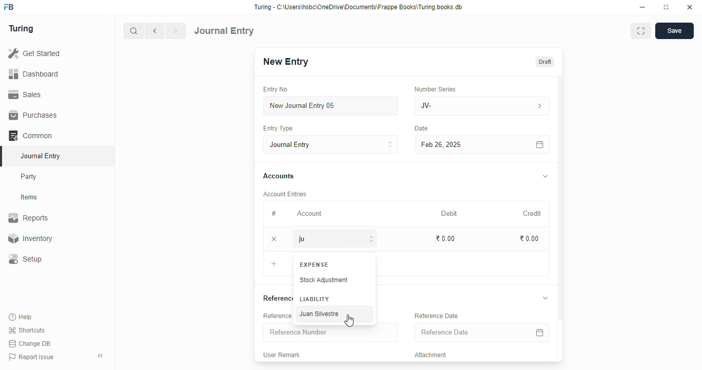  I want to click on journal entry, so click(225, 30).